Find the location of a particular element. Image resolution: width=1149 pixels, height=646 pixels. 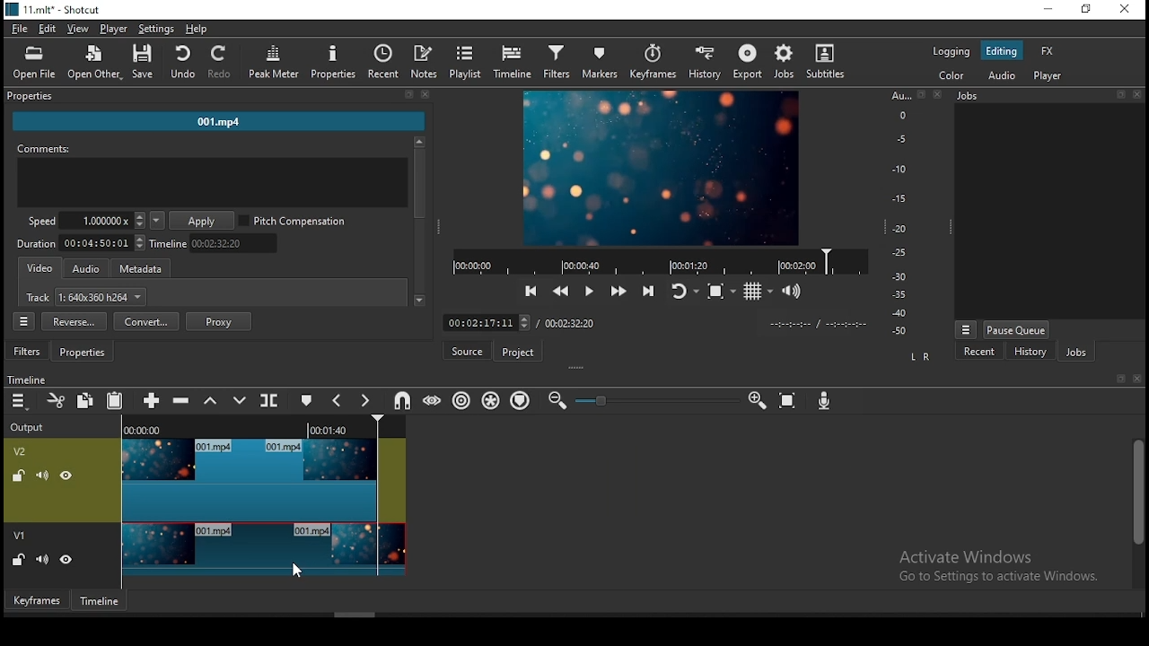

(UN)MUTE is located at coordinates (41, 474).